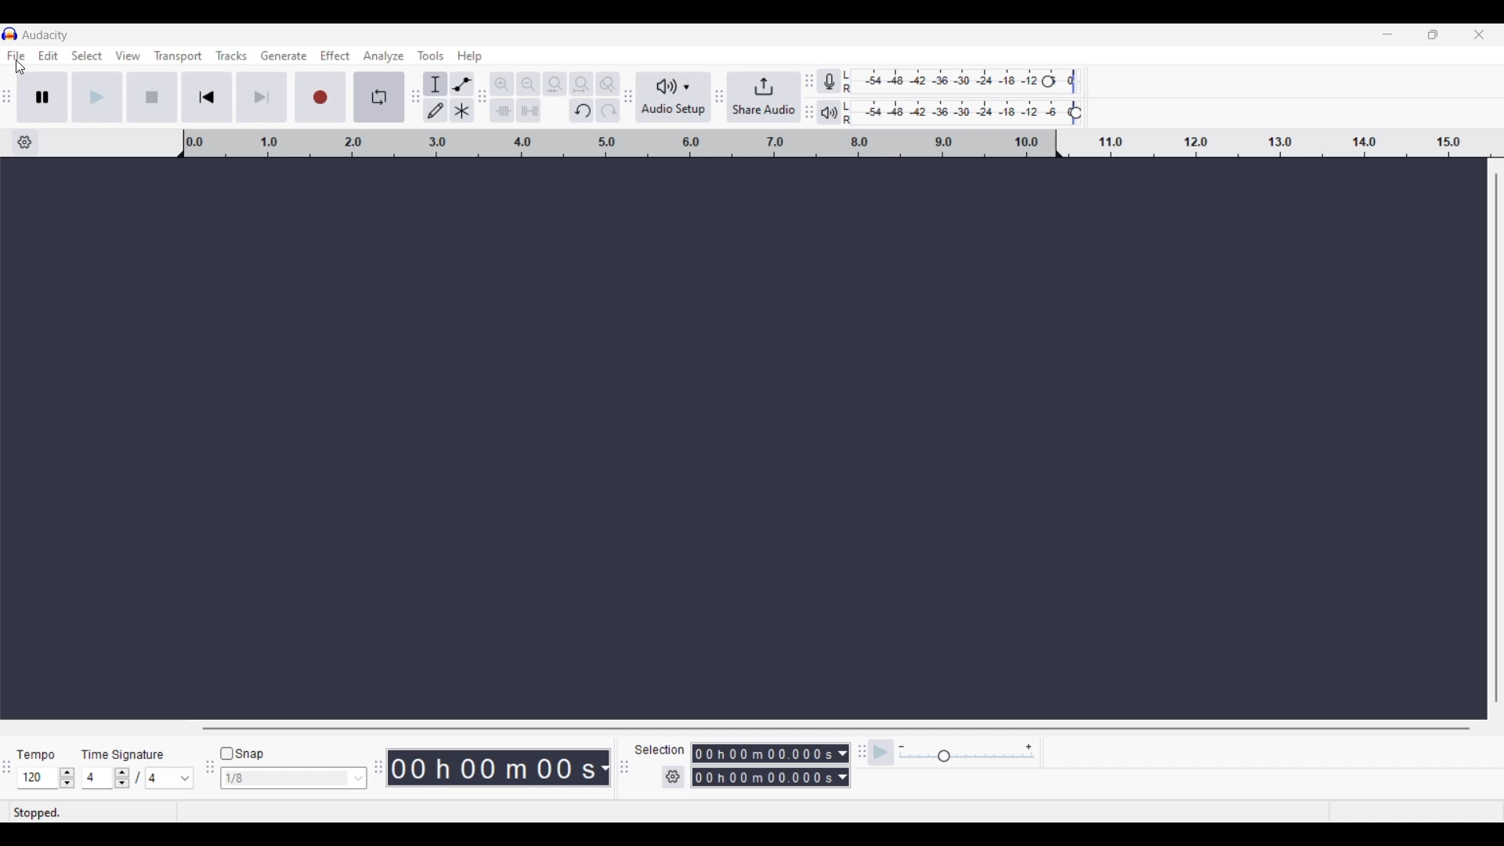 The width and height of the screenshot is (1504, 846). What do you see at coordinates (413, 96) in the screenshot?
I see `tools tool bar` at bounding box center [413, 96].